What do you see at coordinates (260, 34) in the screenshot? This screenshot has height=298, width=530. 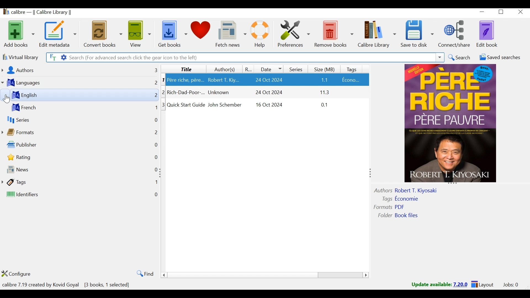 I see `Help` at bounding box center [260, 34].